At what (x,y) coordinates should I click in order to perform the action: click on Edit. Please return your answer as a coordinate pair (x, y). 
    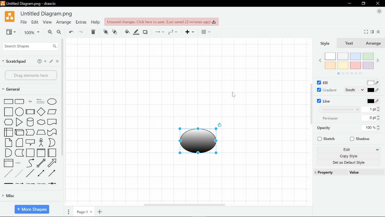
    Looking at the image, I should click on (51, 61).